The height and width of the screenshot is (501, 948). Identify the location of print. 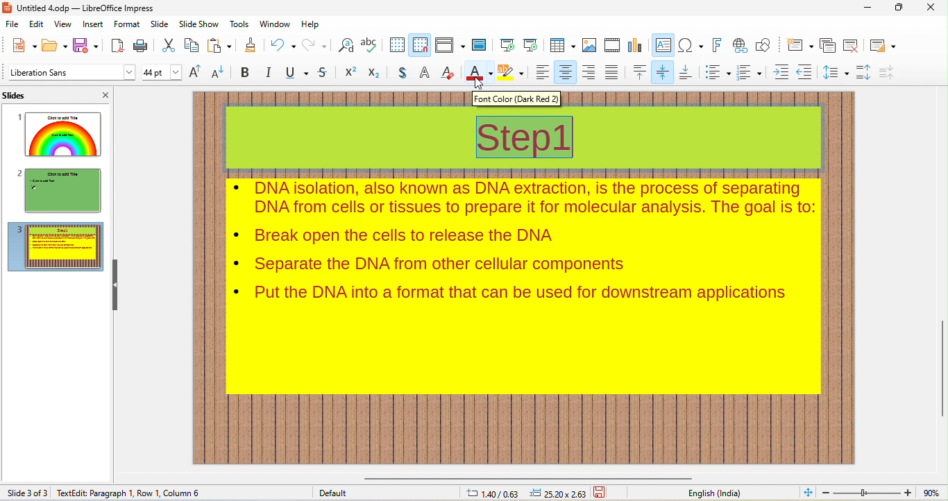
(142, 46).